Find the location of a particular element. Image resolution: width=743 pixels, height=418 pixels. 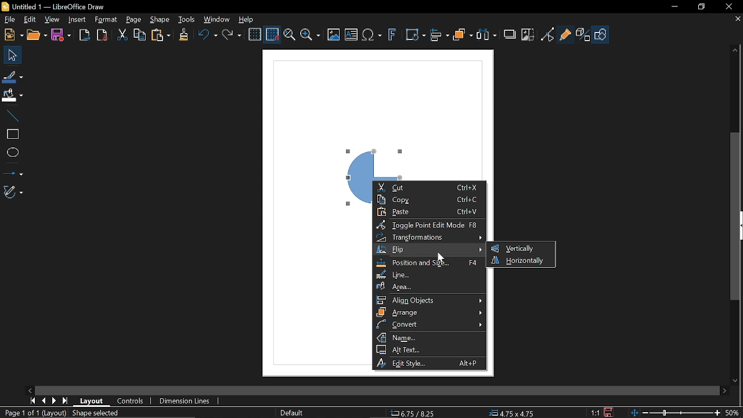

Arrange is located at coordinates (430, 312).